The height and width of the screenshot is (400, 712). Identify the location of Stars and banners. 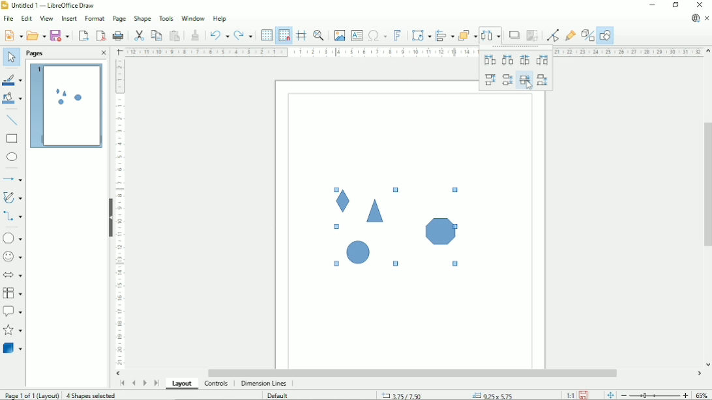
(14, 331).